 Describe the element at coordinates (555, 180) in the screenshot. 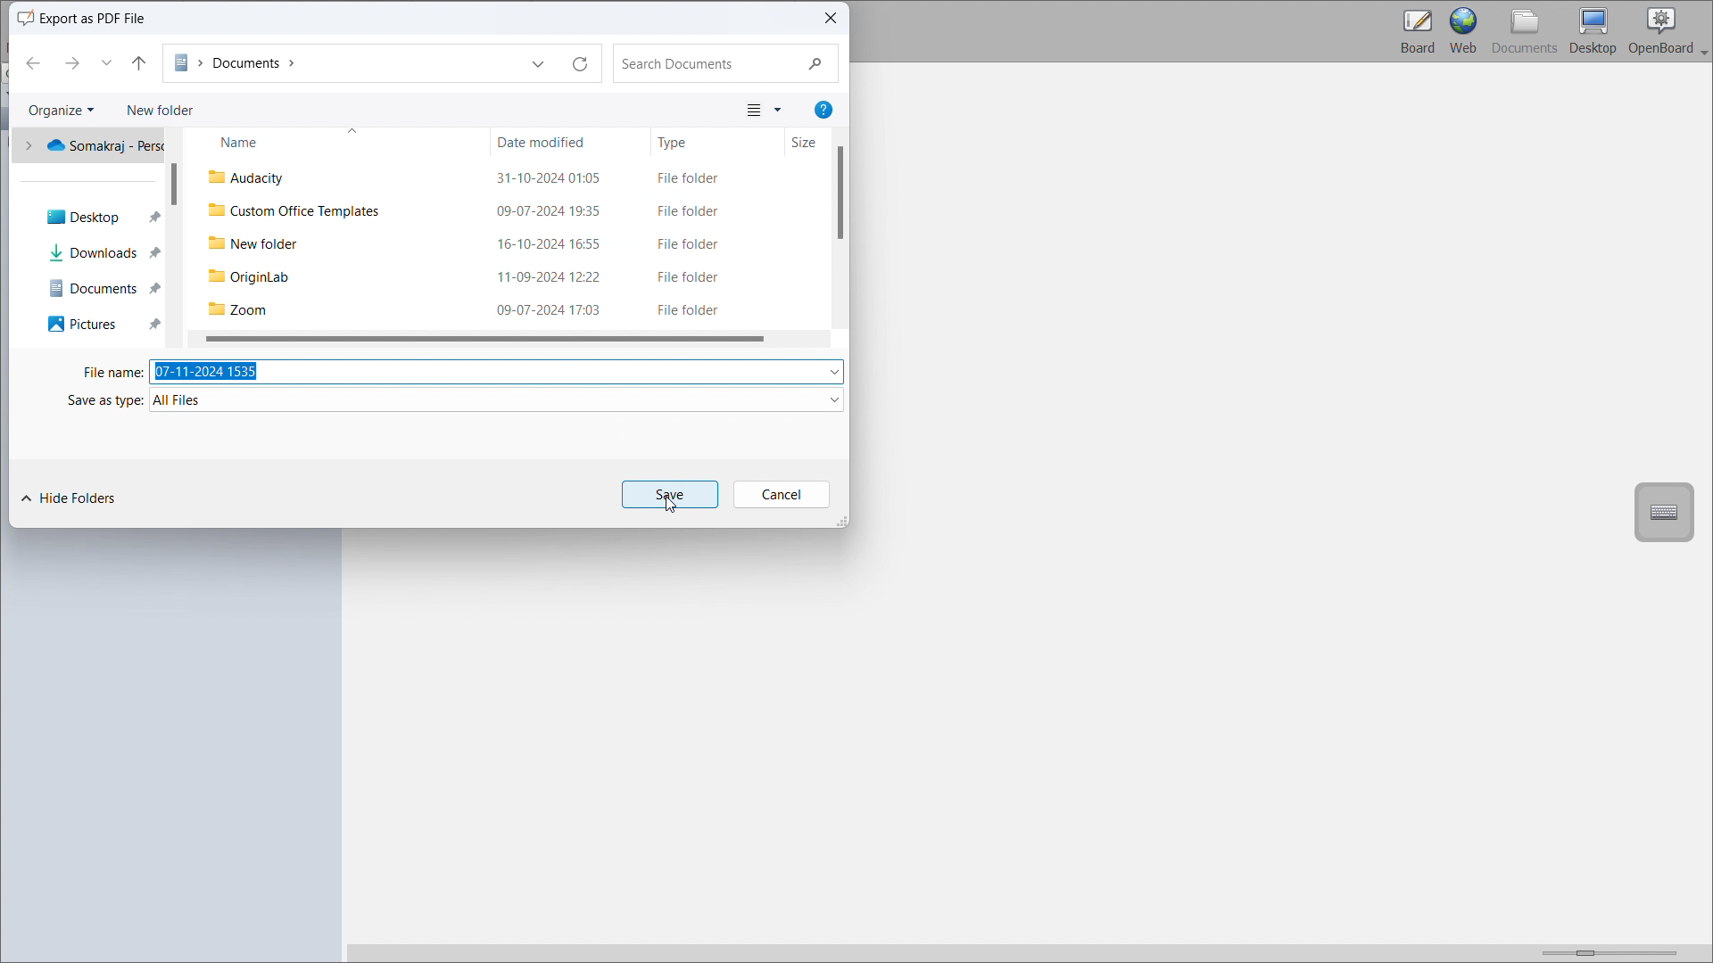

I see `31-10-2024 01:05` at that location.